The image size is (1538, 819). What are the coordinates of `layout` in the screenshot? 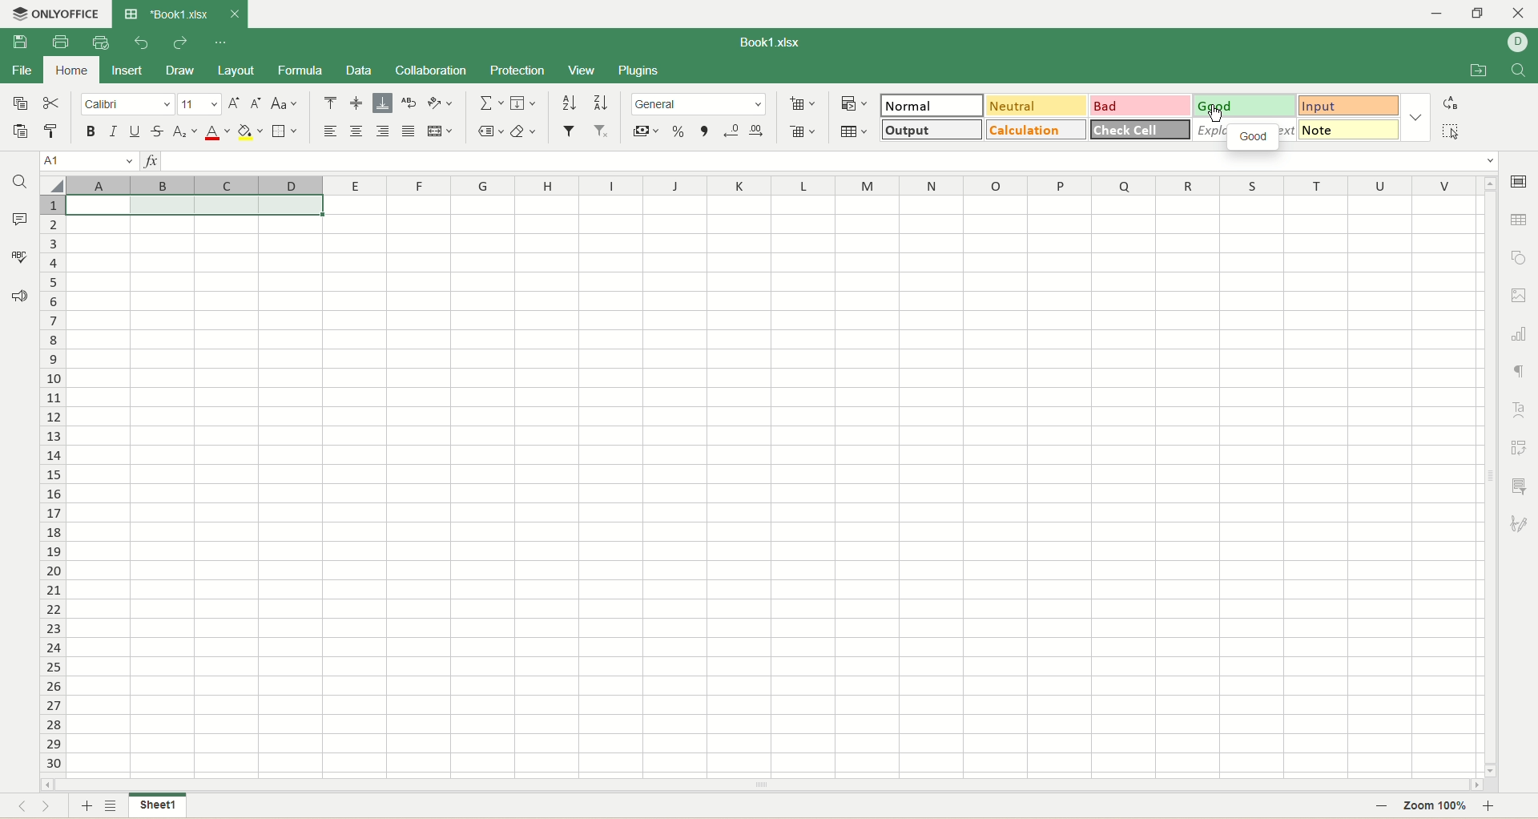 It's located at (236, 69).